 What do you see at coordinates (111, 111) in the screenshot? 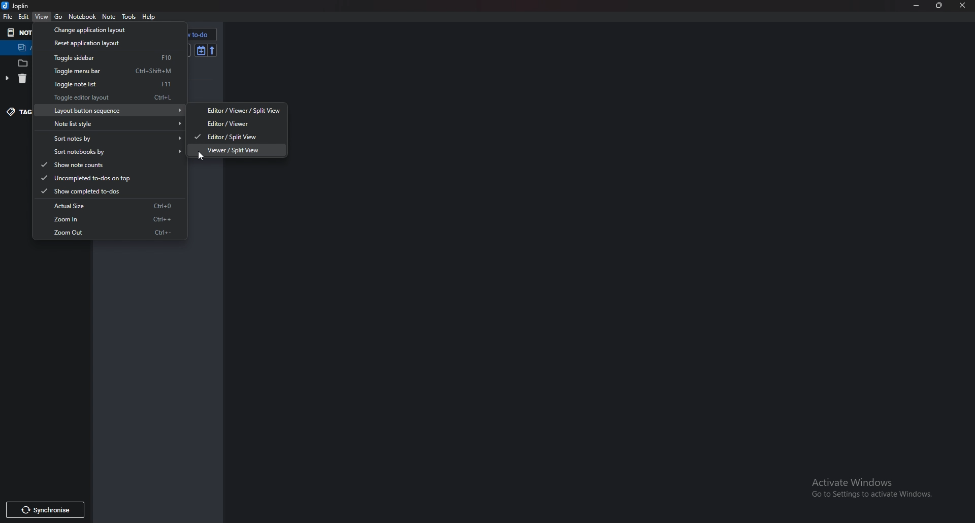
I see `Layout button sequence` at bounding box center [111, 111].